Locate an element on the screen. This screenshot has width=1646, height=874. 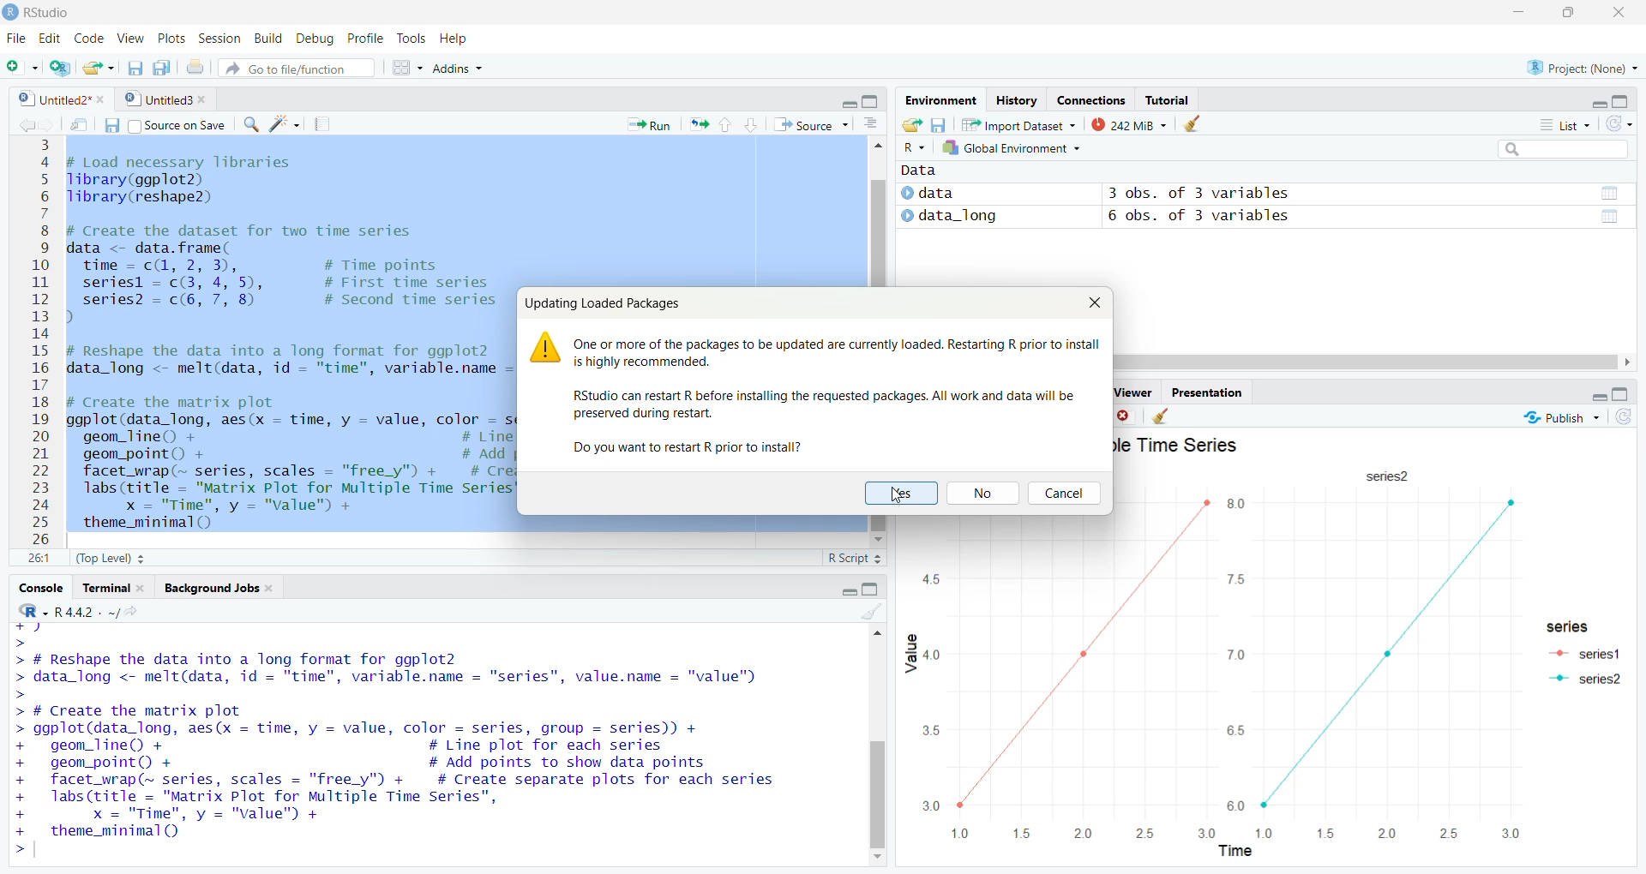
Updating Loaded Packages is located at coordinates (604, 303).